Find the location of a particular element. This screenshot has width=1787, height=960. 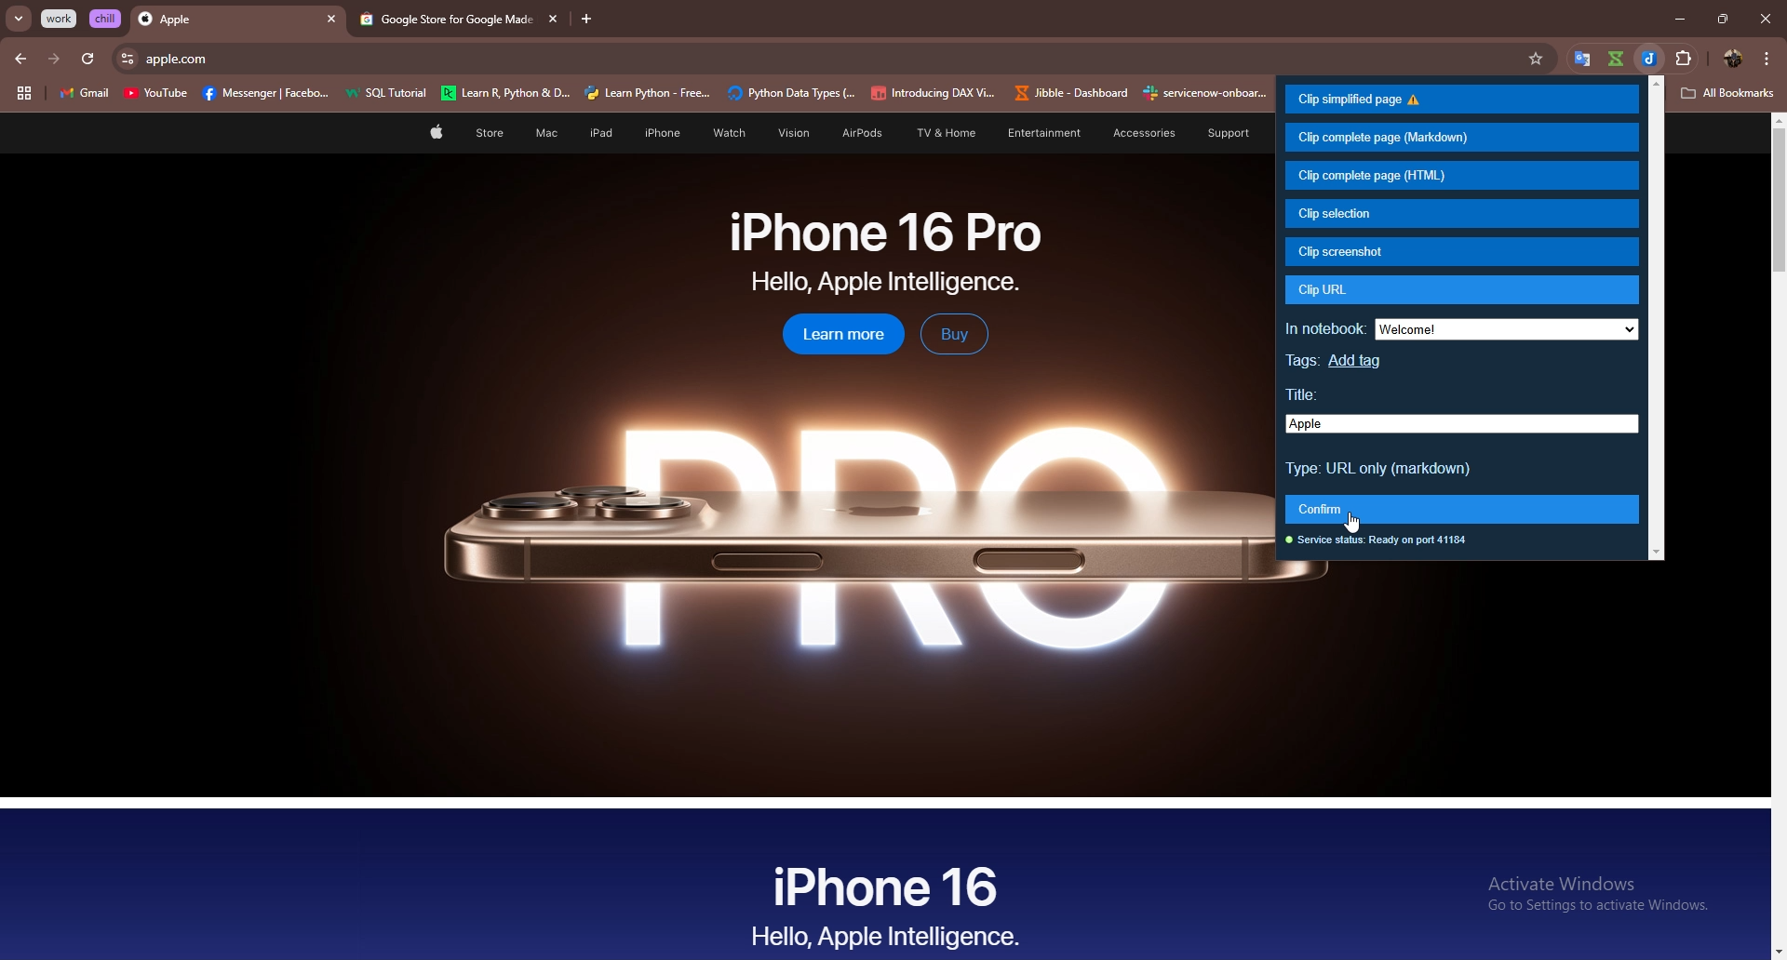

Messenger|Faceb is located at coordinates (268, 94).